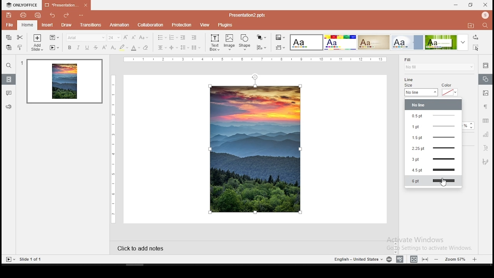  Describe the element at coordinates (173, 37) in the screenshot. I see `numbering` at that location.